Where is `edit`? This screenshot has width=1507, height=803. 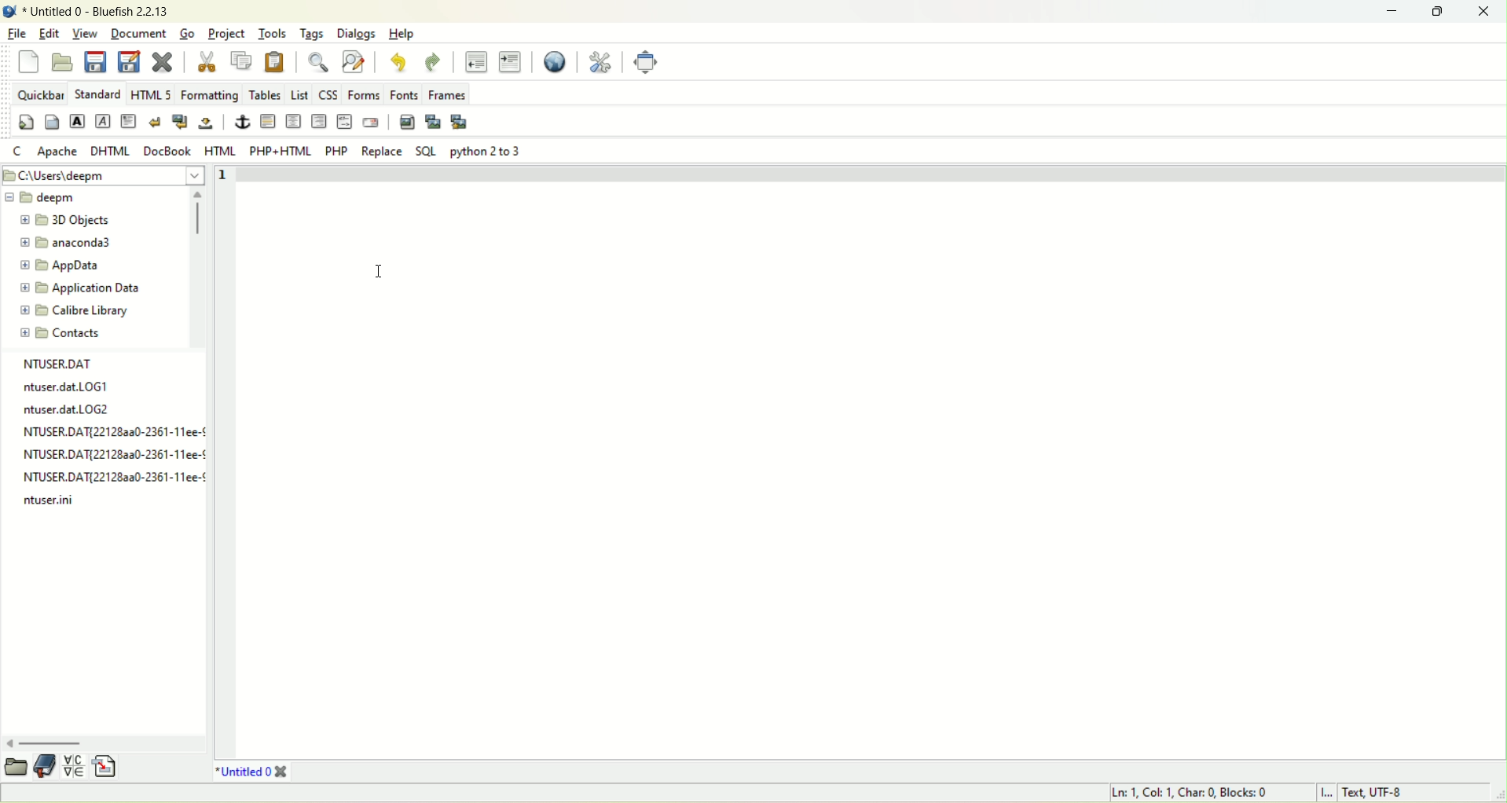 edit is located at coordinates (49, 33).